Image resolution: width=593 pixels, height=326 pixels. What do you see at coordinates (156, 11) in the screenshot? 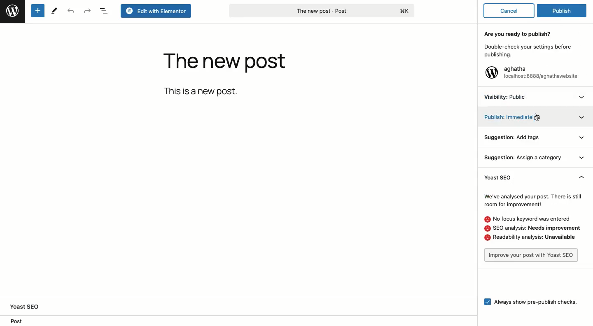
I see `Edit with elementor` at bounding box center [156, 11].